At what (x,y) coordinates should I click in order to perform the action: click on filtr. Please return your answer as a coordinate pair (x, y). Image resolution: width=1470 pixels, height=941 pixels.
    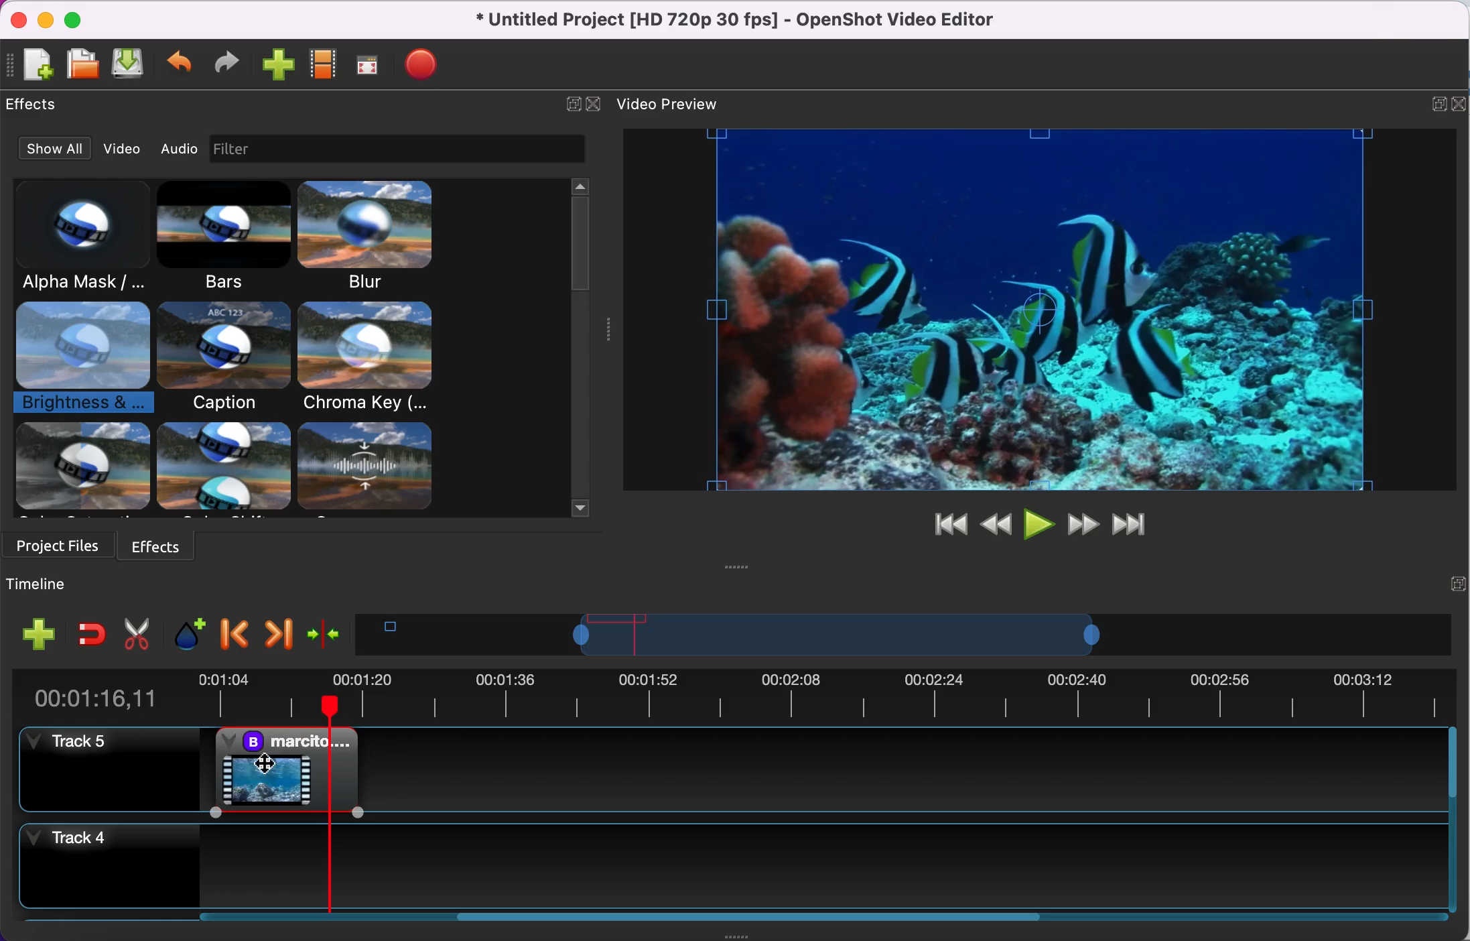
    Looking at the image, I should click on (421, 149).